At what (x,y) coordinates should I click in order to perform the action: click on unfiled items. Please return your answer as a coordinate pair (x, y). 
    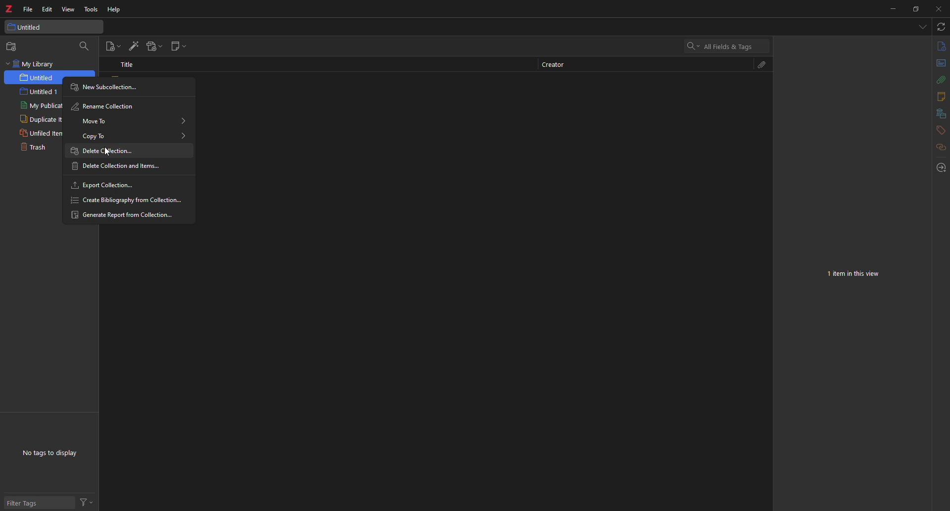
    Looking at the image, I should click on (40, 134).